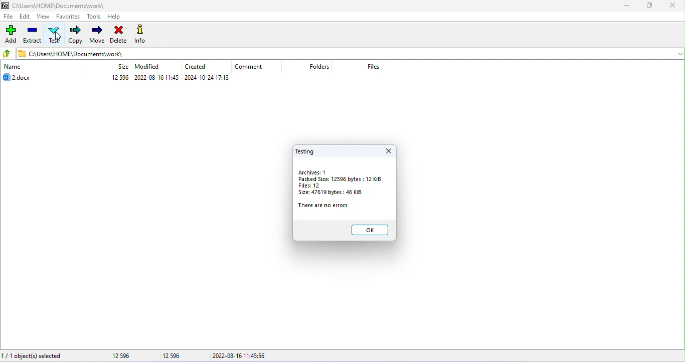 The image size is (685, 362). Describe the element at coordinates (370, 229) in the screenshot. I see `Ok` at that location.